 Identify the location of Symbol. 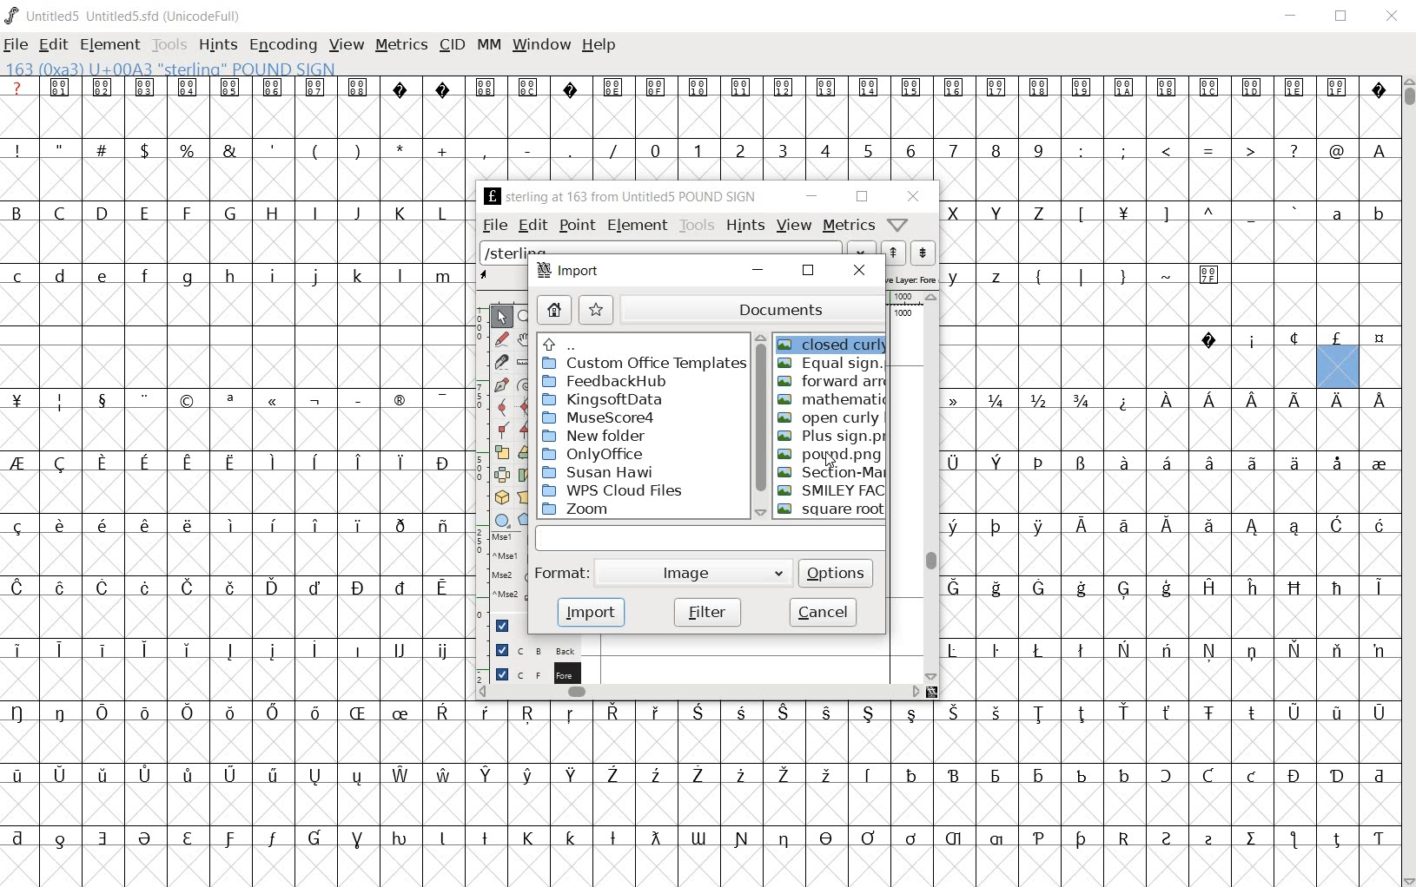
(274, 87).